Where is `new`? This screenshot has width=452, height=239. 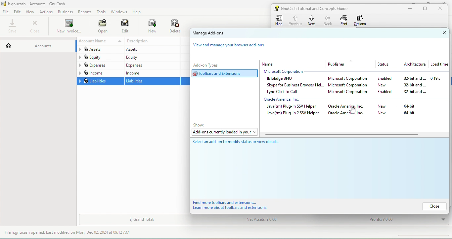 new is located at coordinates (382, 107).